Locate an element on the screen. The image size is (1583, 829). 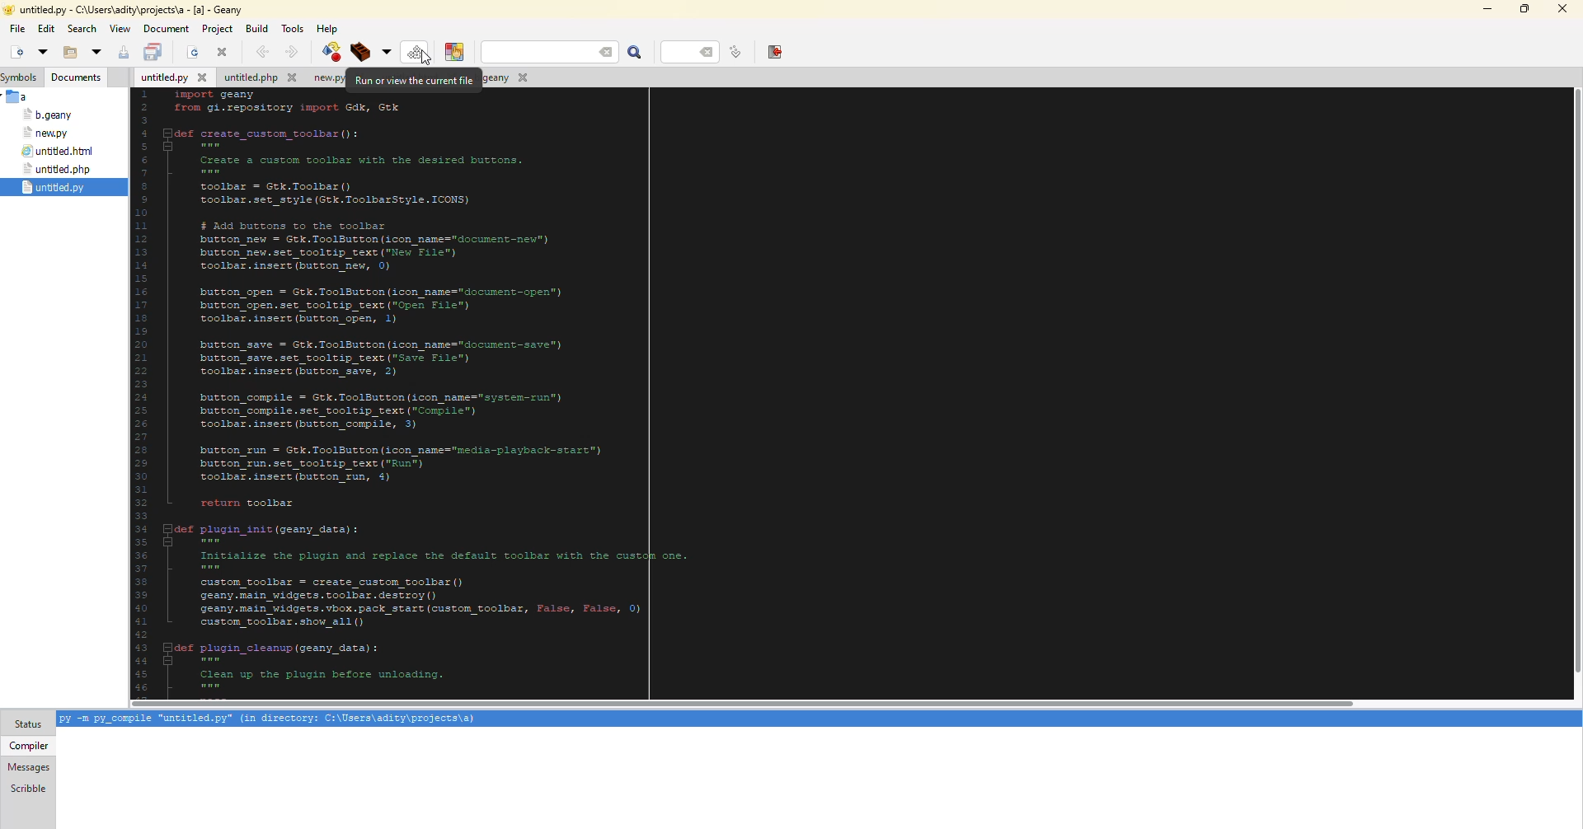
run or view is located at coordinates (416, 81).